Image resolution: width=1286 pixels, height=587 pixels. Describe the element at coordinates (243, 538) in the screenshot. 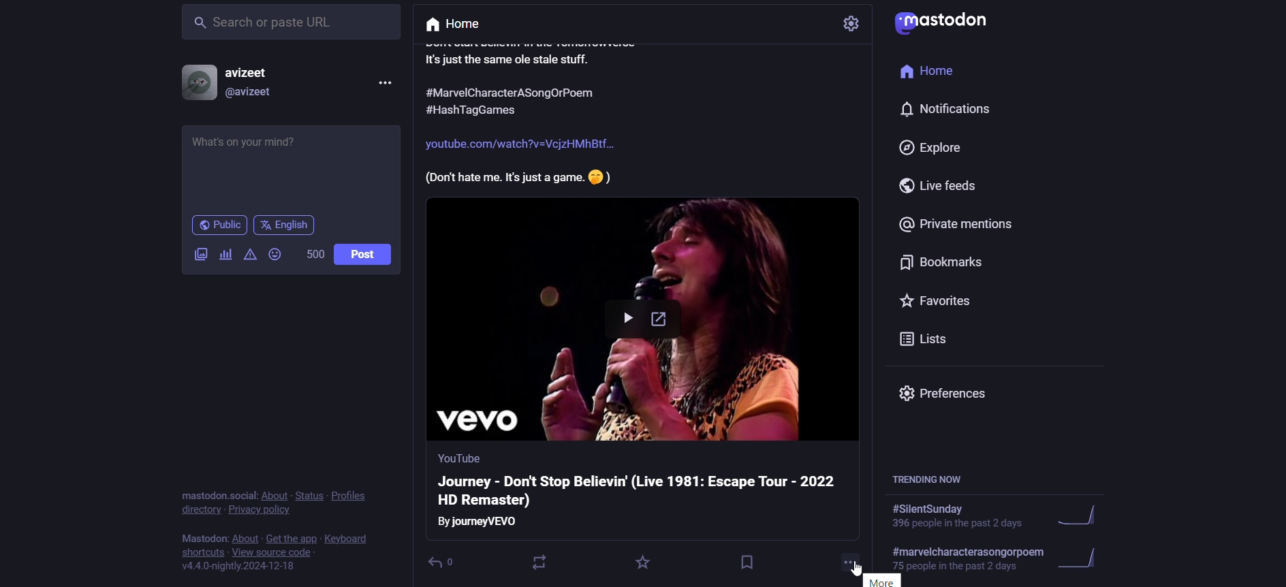

I see `about` at that location.